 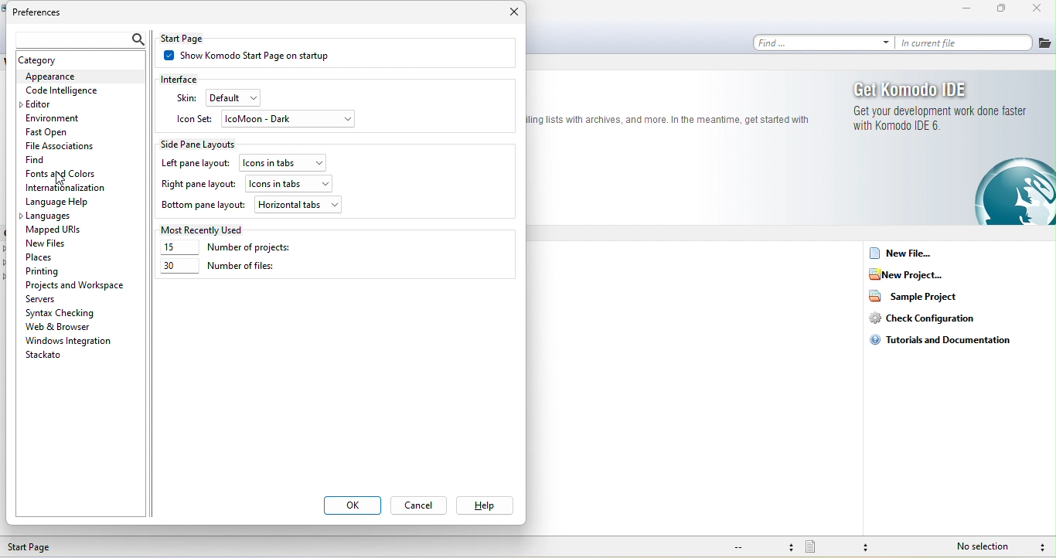 I want to click on icon set, so click(x=194, y=119).